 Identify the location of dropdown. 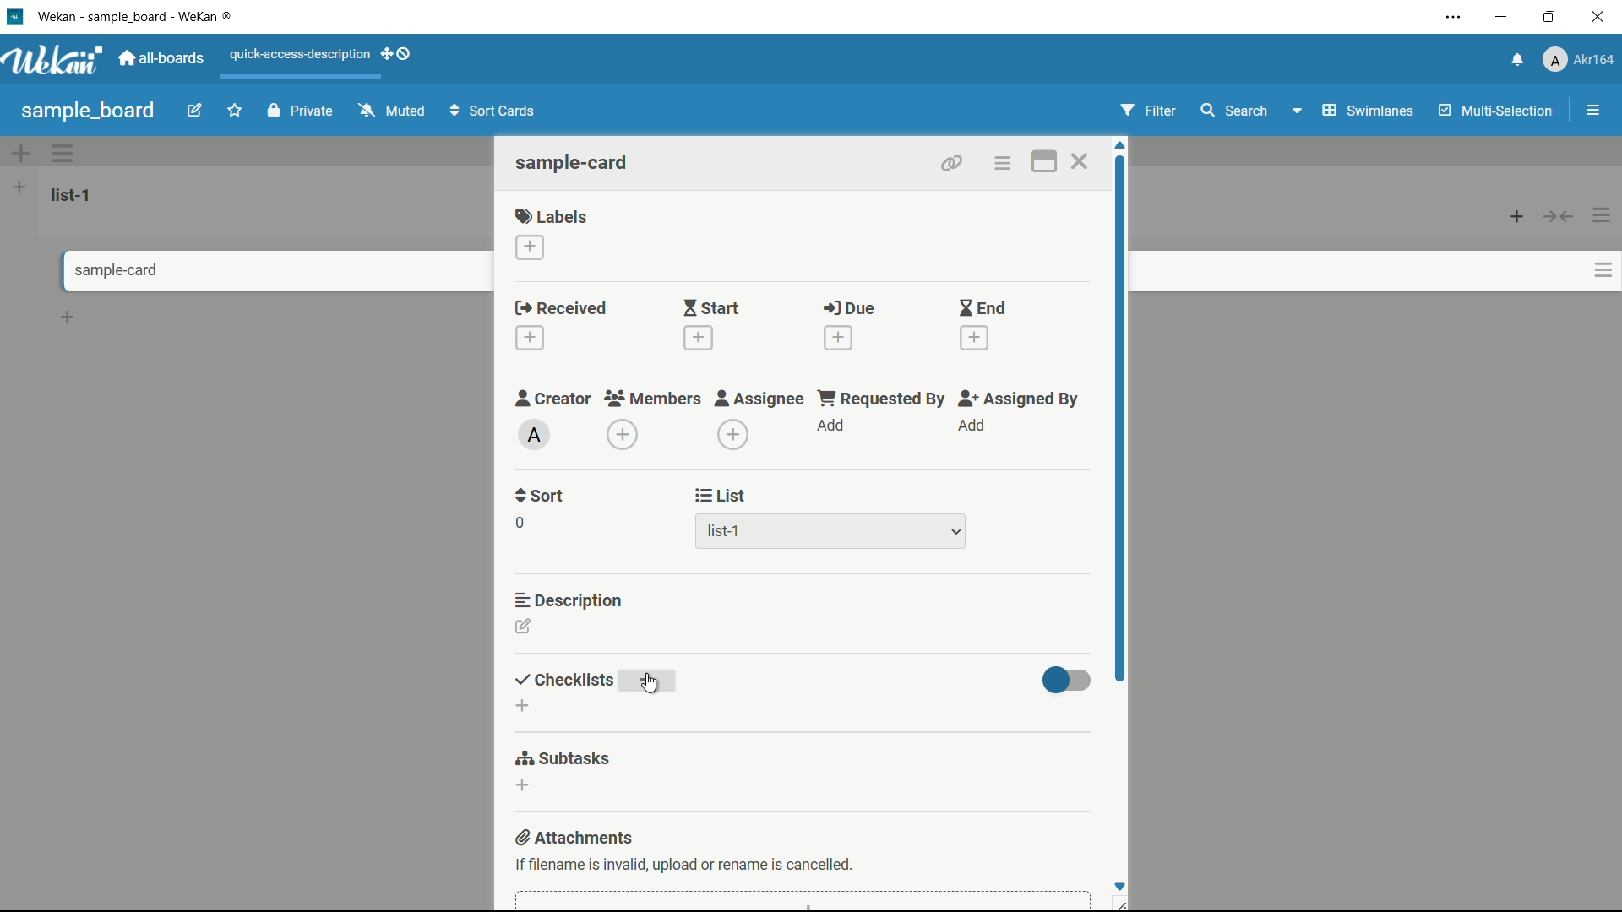
(1296, 114).